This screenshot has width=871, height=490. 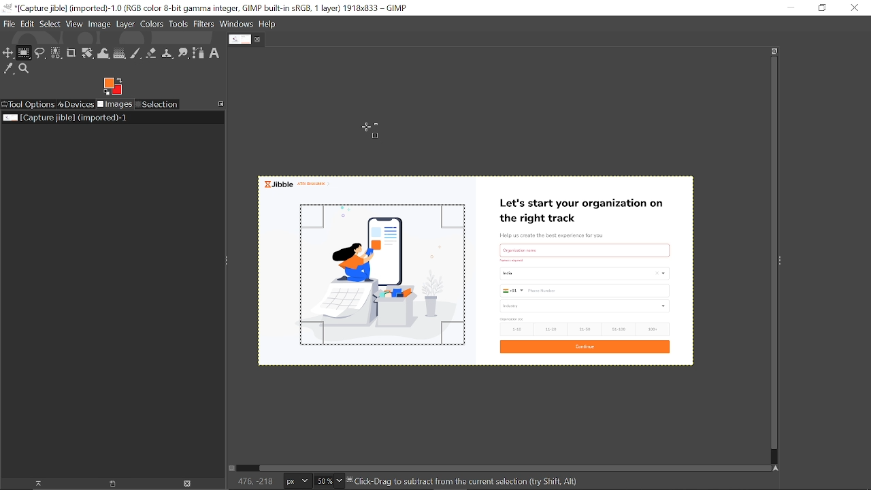 What do you see at coordinates (774, 51) in the screenshot?
I see `Zoom when window size changes` at bounding box center [774, 51].